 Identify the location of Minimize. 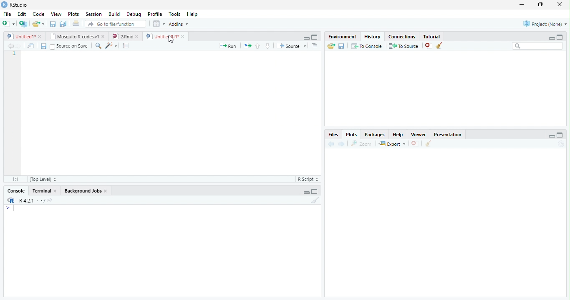
(551, 38).